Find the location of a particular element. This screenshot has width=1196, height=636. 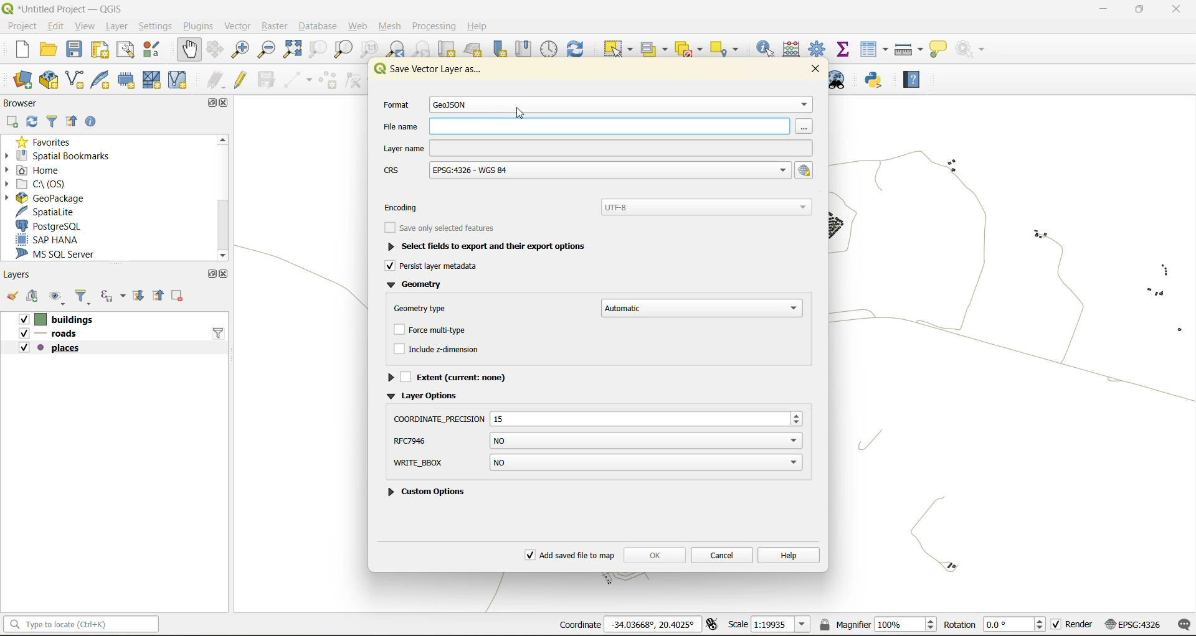

 places is located at coordinates (51, 350).